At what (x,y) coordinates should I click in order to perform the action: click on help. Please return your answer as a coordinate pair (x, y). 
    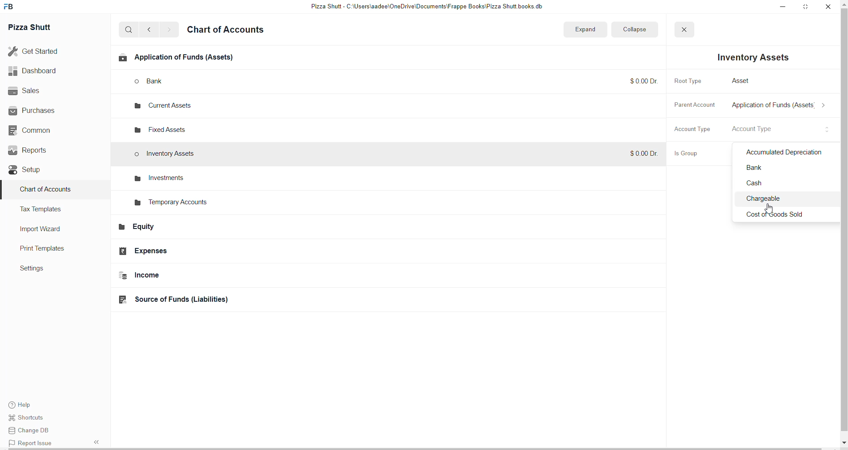
    Looking at the image, I should click on (29, 405).